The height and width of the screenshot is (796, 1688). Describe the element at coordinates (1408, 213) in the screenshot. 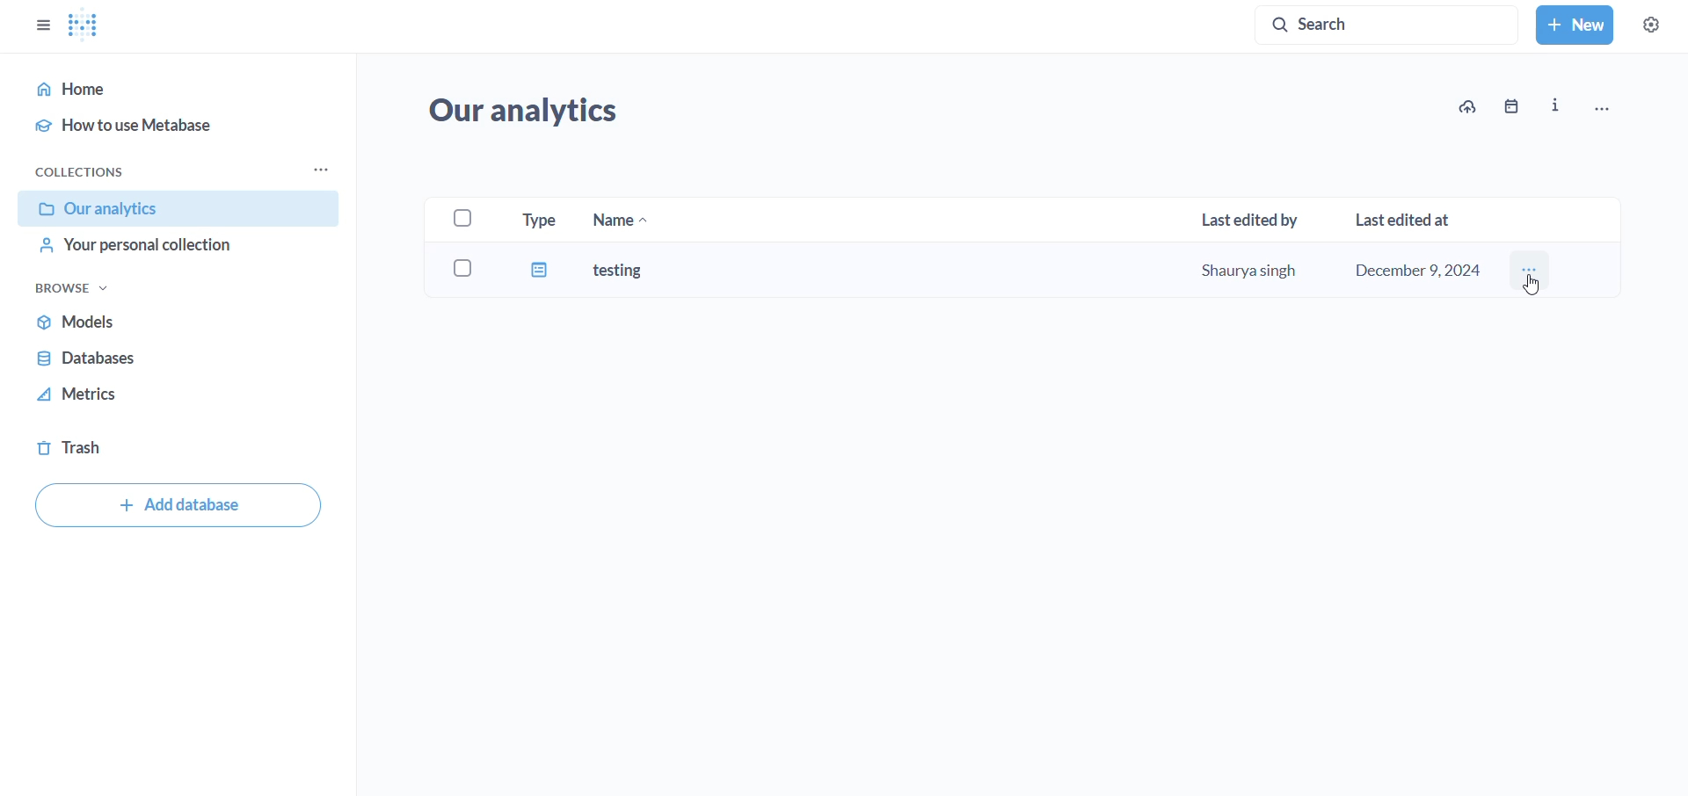

I see `last edited at` at that location.